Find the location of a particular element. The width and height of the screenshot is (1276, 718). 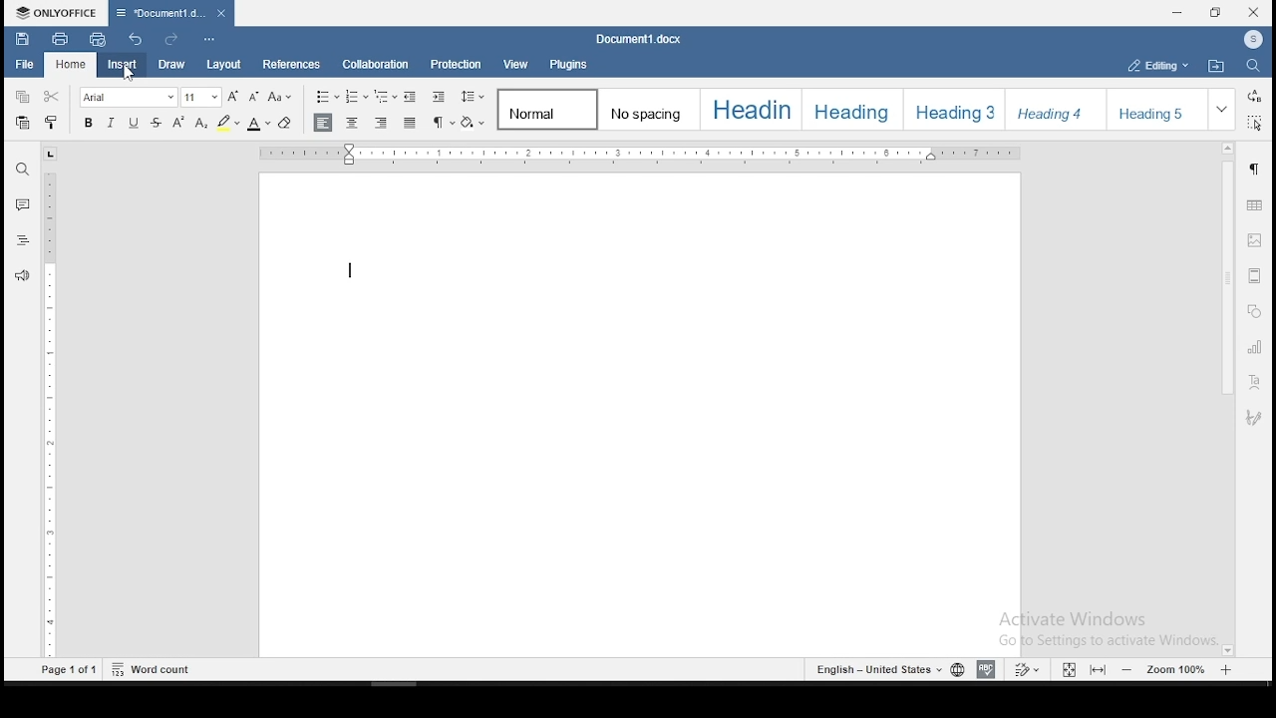

text editor is located at coordinates (351, 270).